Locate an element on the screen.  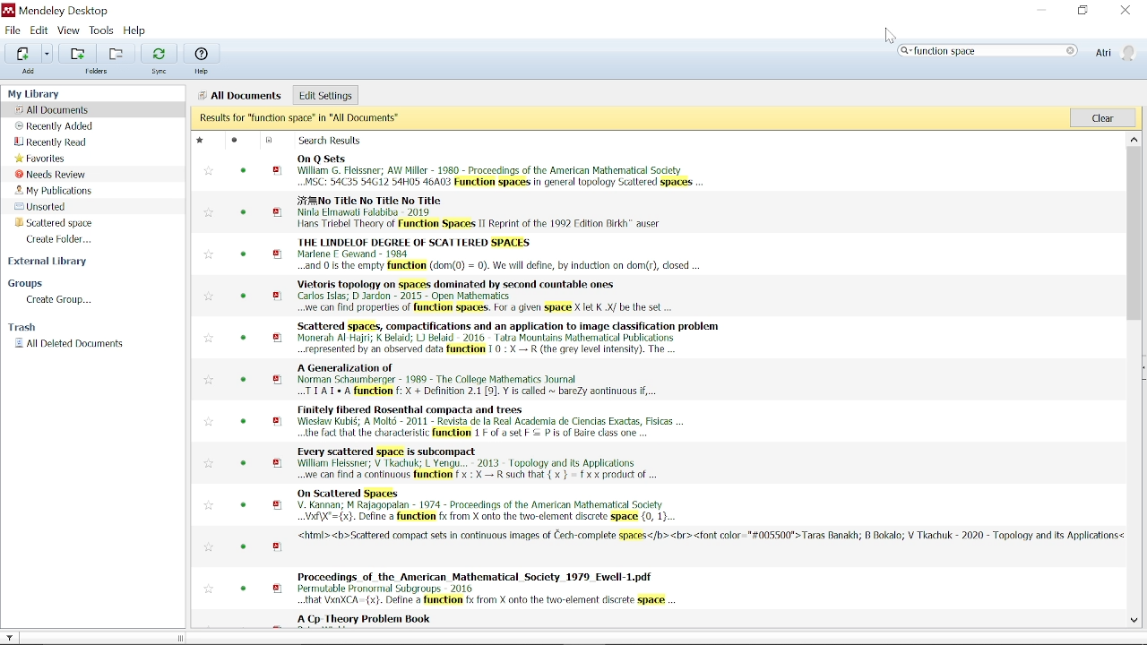
Add to favorite is located at coordinates (208, 381).